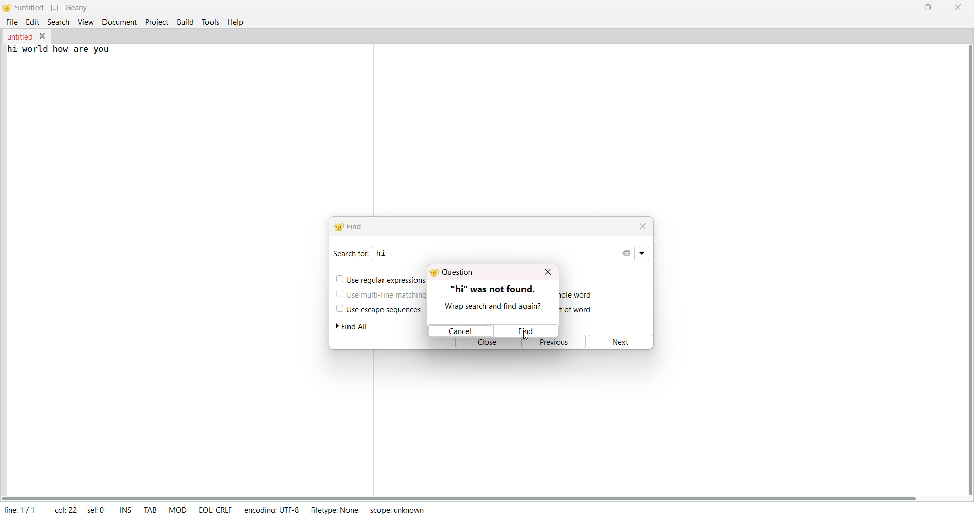  What do you see at coordinates (963, 272) in the screenshot?
I see `vertical scroll bar` at bounding box center [963, 272].